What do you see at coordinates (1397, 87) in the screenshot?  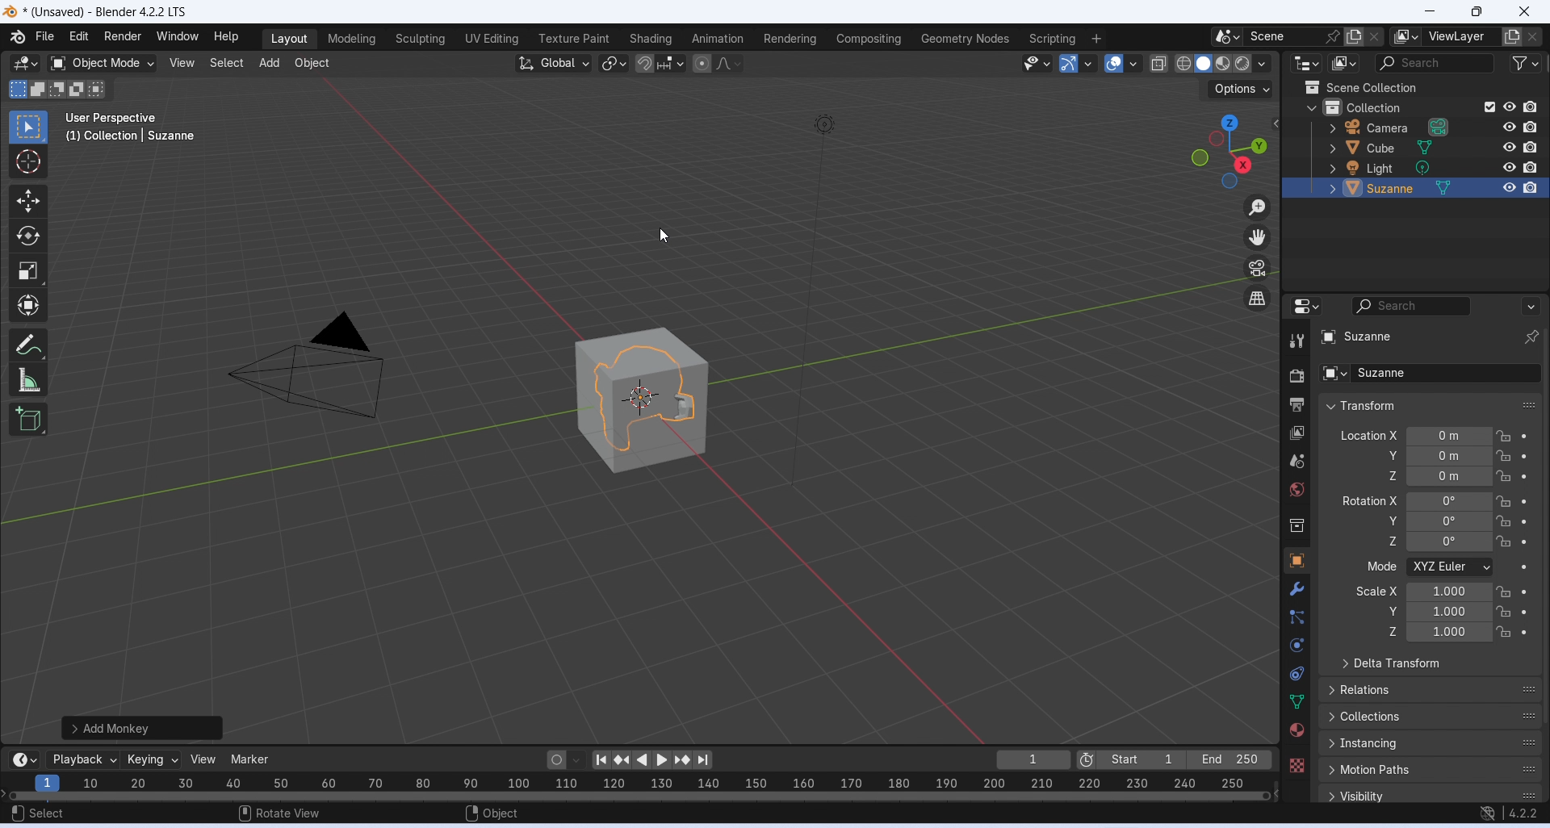 I see `scene collection` at bounding box center [1397, 87].